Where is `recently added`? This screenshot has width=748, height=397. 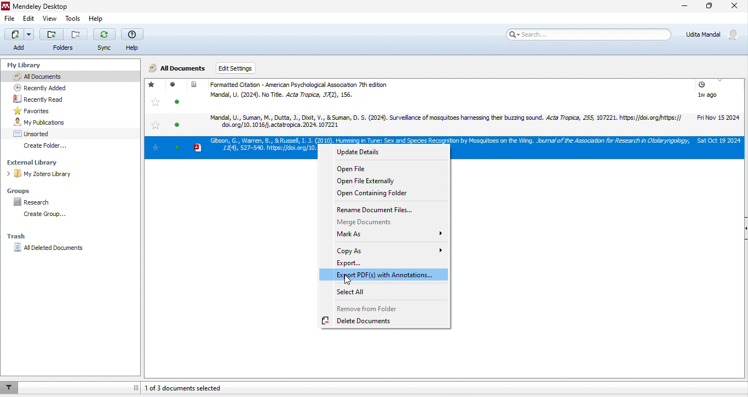
recently added is located at coordinates (47, 86).